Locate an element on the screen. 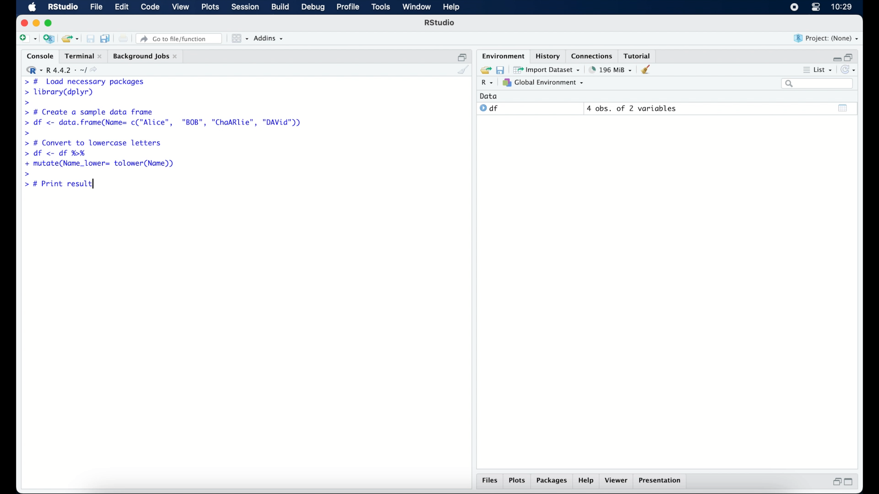 Image resolution: width=879 pixels, height=494 pixels. global environment is located at coordinates (543, 83).